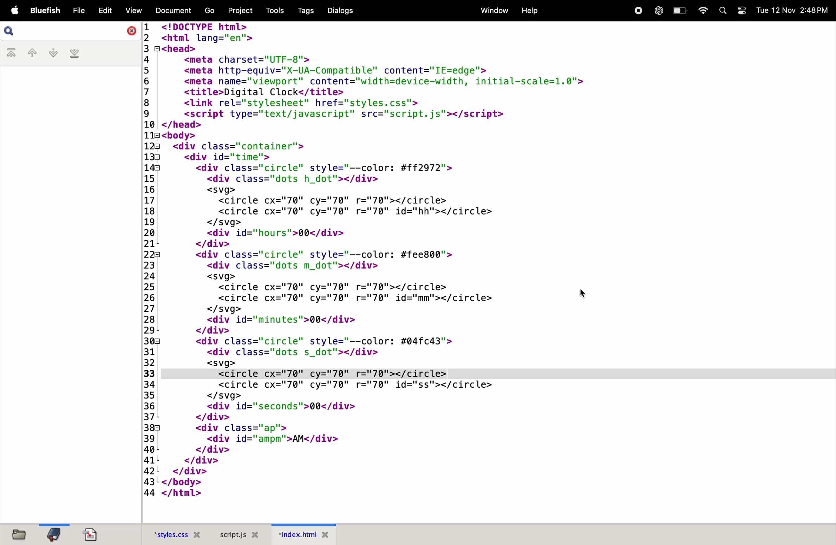 The width and height of the screenshot is (836, 545). What do you see at coordinates (723, 12) in the screenshot?
I see `search` at bounding box center [723, 12].